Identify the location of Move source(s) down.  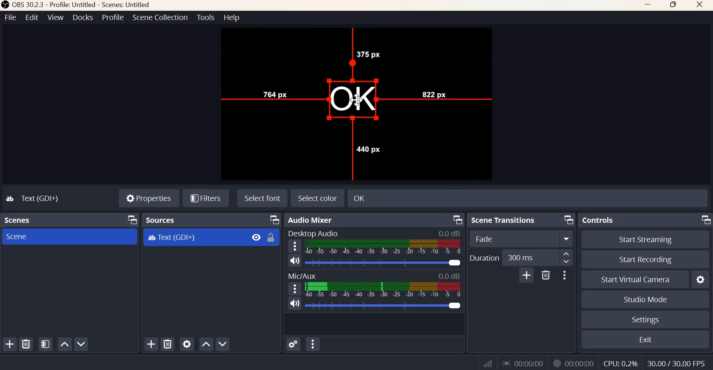
(222, 344).